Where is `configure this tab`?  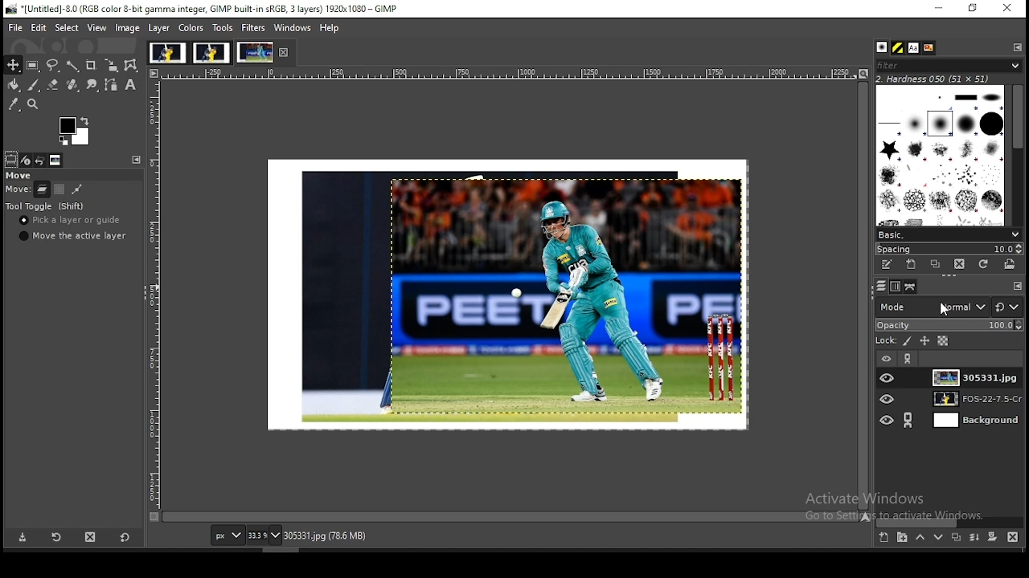
configure this tab is located at coordinates (137, 159).